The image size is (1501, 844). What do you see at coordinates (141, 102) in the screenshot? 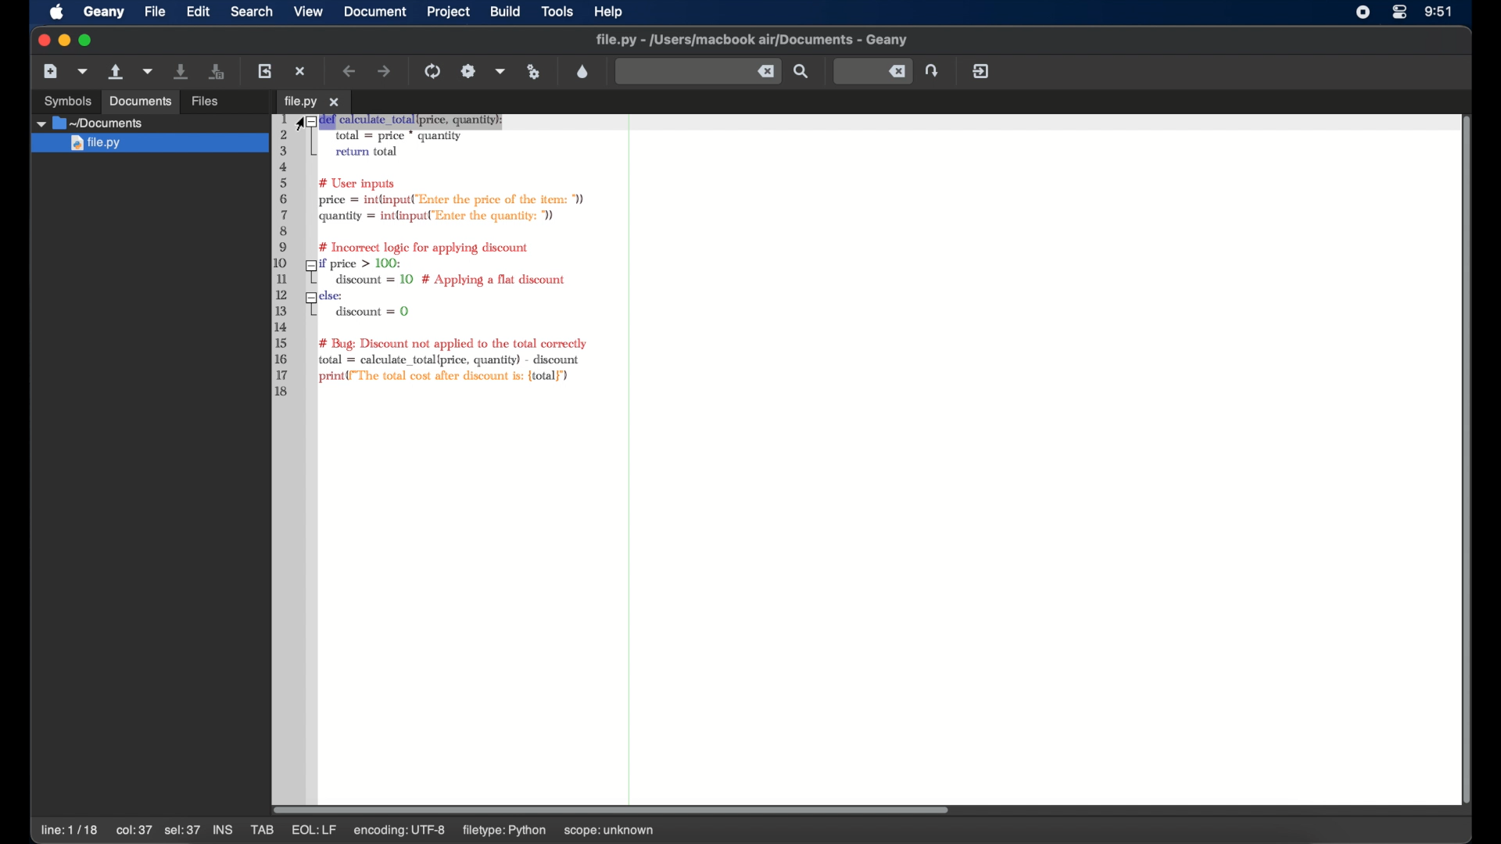
I see `documents` at bounding box center [141, 102].